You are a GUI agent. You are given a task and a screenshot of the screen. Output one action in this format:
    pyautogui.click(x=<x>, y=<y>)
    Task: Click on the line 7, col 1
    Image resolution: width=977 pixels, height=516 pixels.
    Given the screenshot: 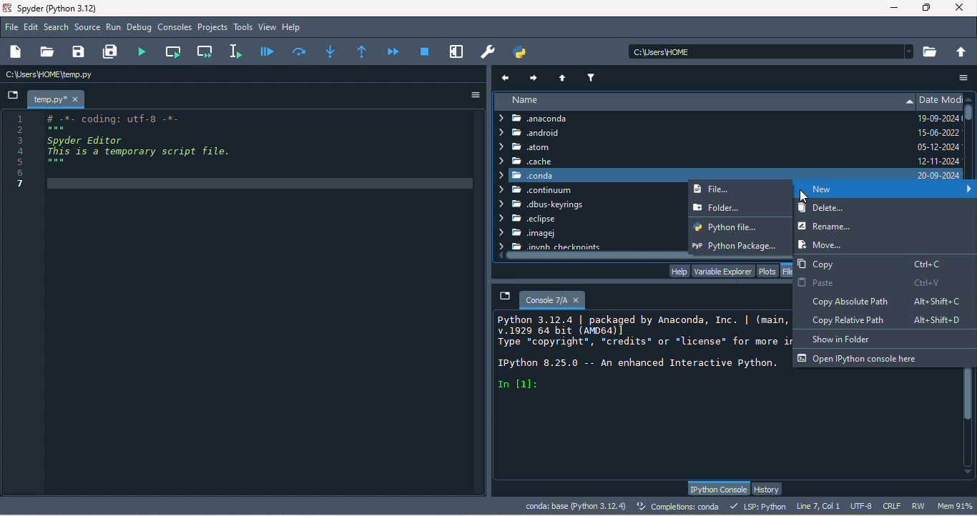 What is the action you would take?
    pyautogui.click(x=818, y=505)
    